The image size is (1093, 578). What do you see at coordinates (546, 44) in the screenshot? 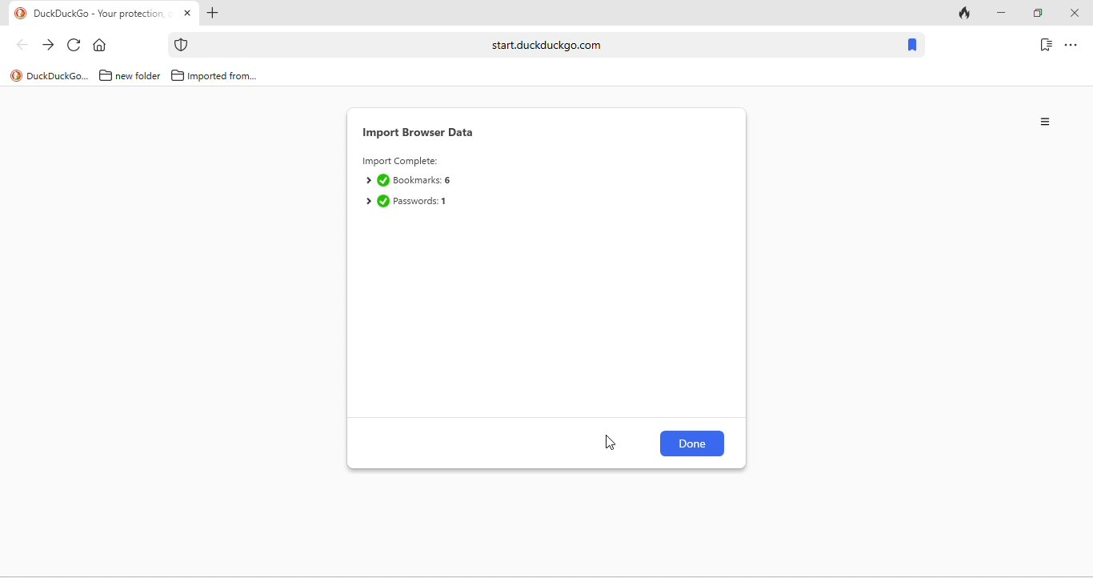
I see `start.duckduckgo.com` at bounding box center [546, 44].